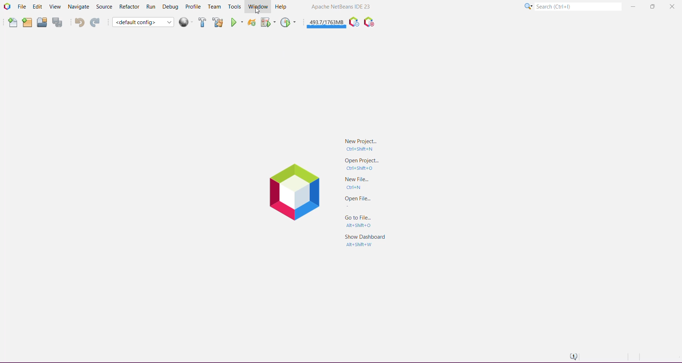  I want to click on File, so click(22, 6).